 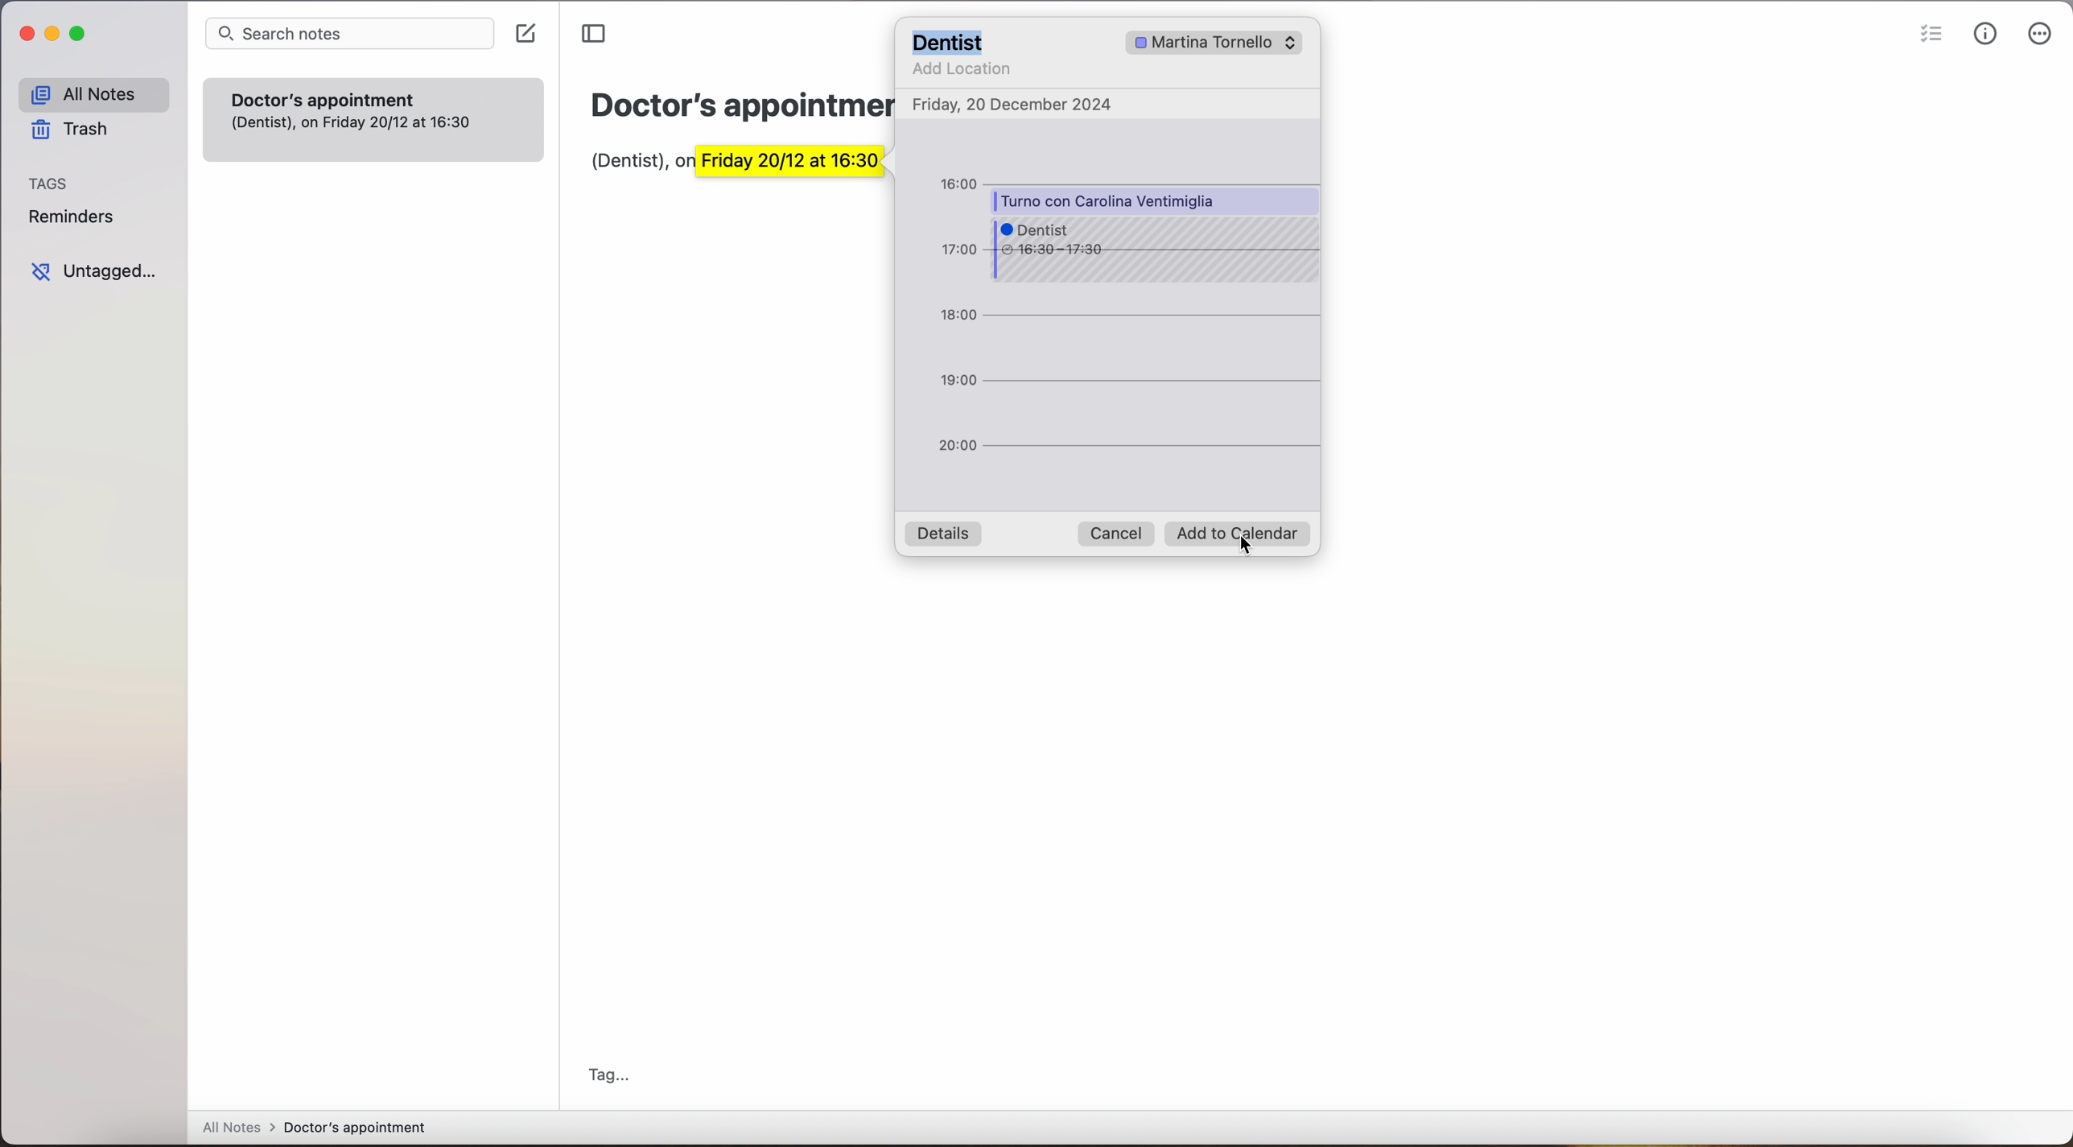 I want to click on Checkbox, so click(x=1134, y=43).